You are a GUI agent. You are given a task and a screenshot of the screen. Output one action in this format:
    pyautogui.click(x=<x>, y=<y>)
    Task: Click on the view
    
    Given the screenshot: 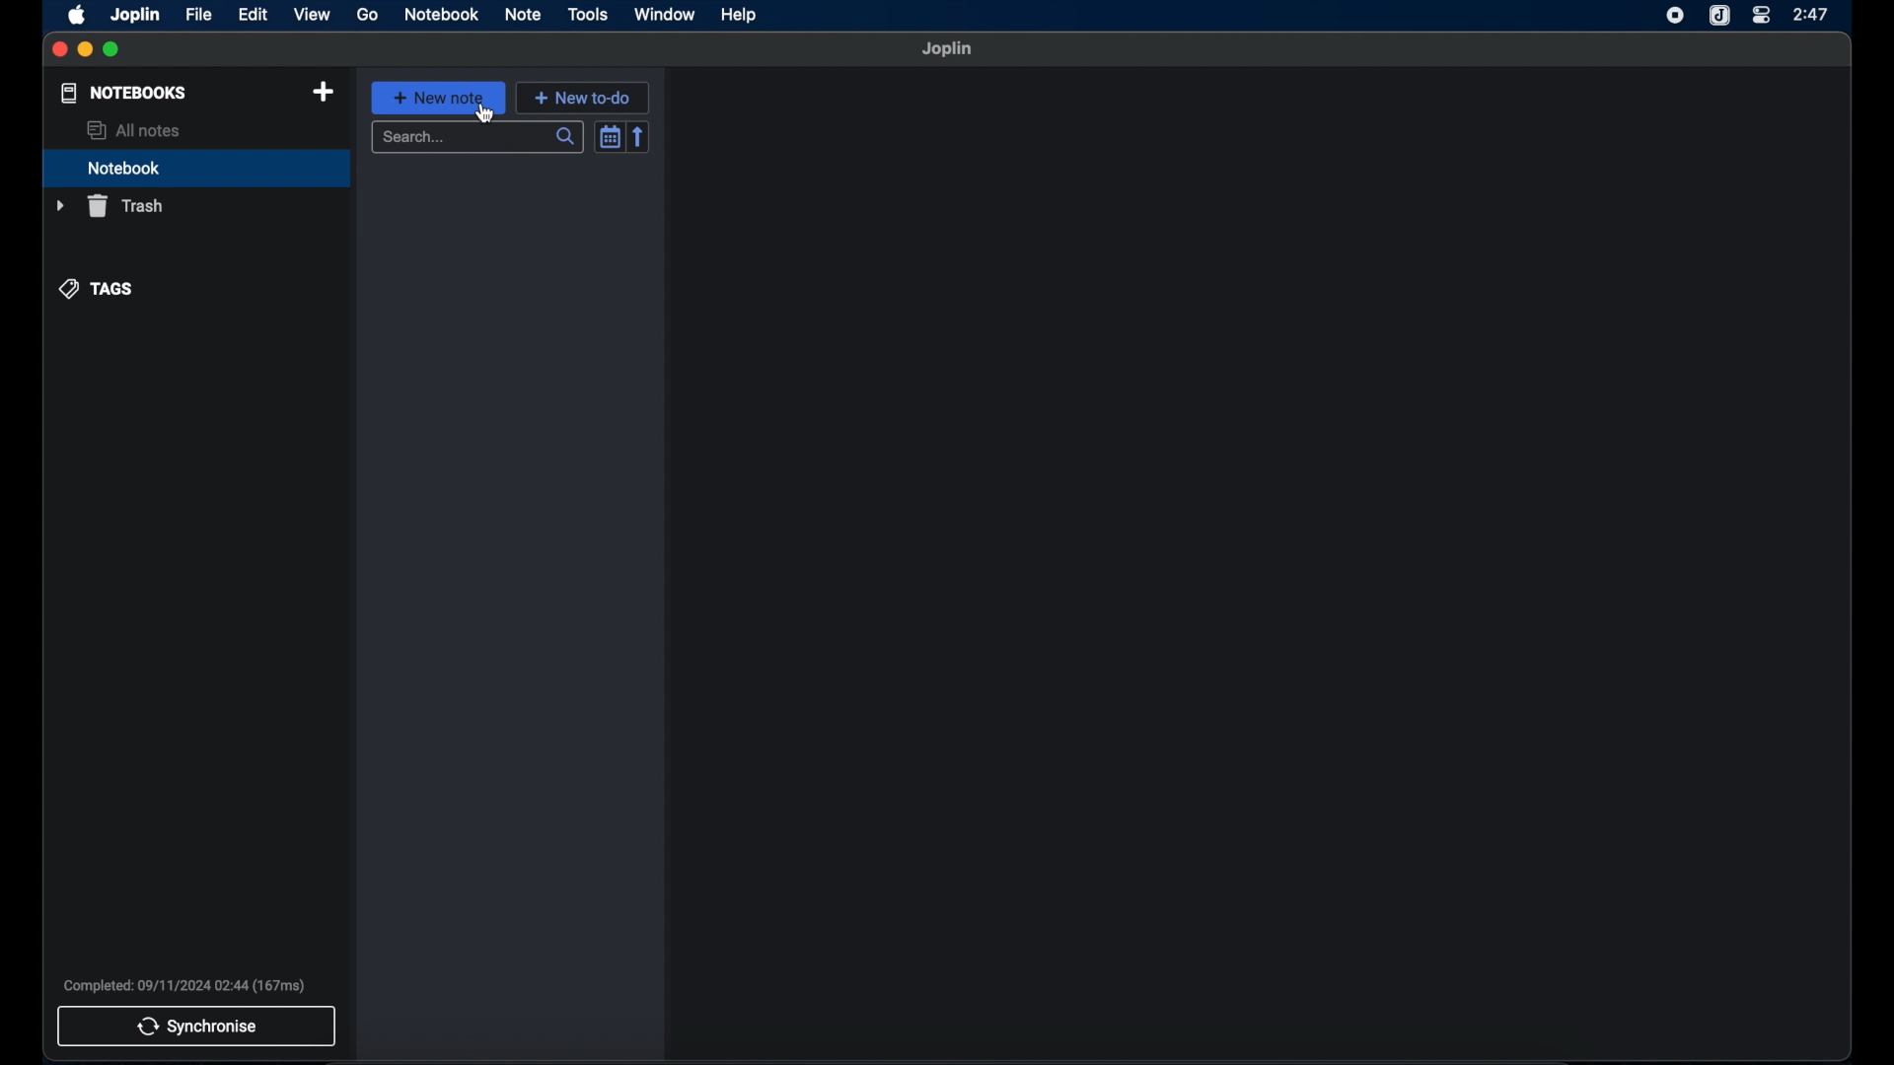 What is the action you would take?
    pyautogui.click(x=314, y=14)
    